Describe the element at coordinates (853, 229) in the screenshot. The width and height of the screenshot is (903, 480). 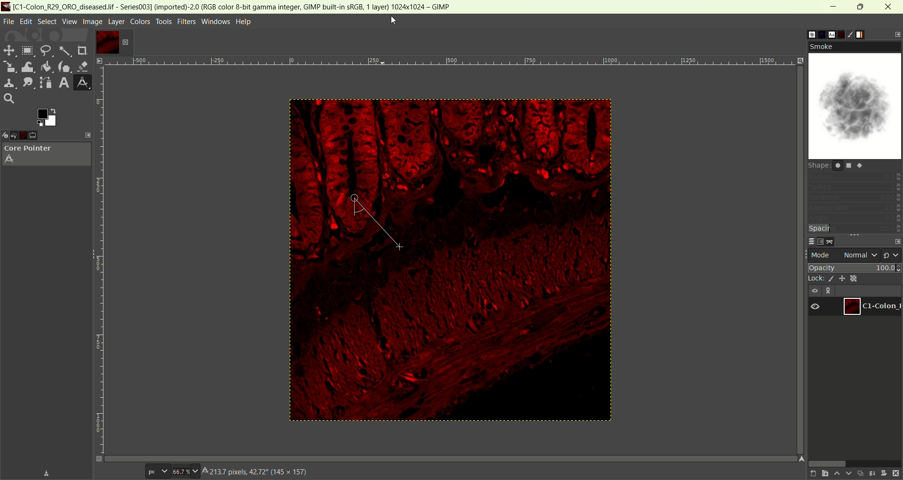
I see `spacing` at that location.